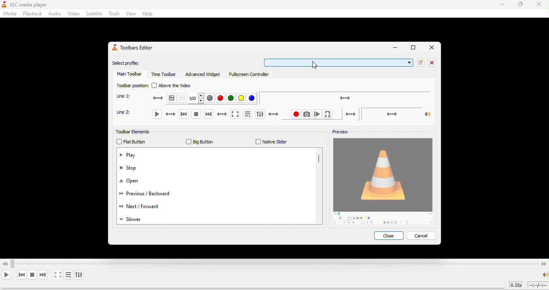 This screenshot has width=549, height=290. Describe the element at coordinates (182, 98) in the screenshot. I see `toggle transparency` at that location.